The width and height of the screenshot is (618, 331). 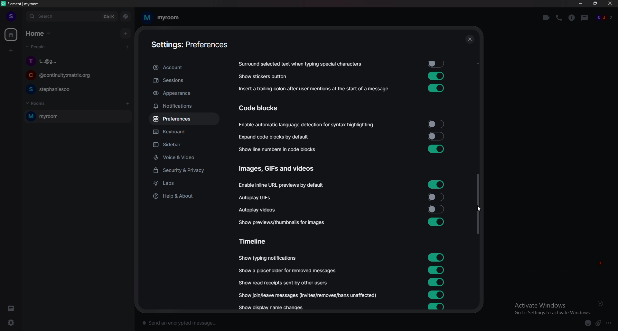 I want to click on labs, so click(x=185, y=184).